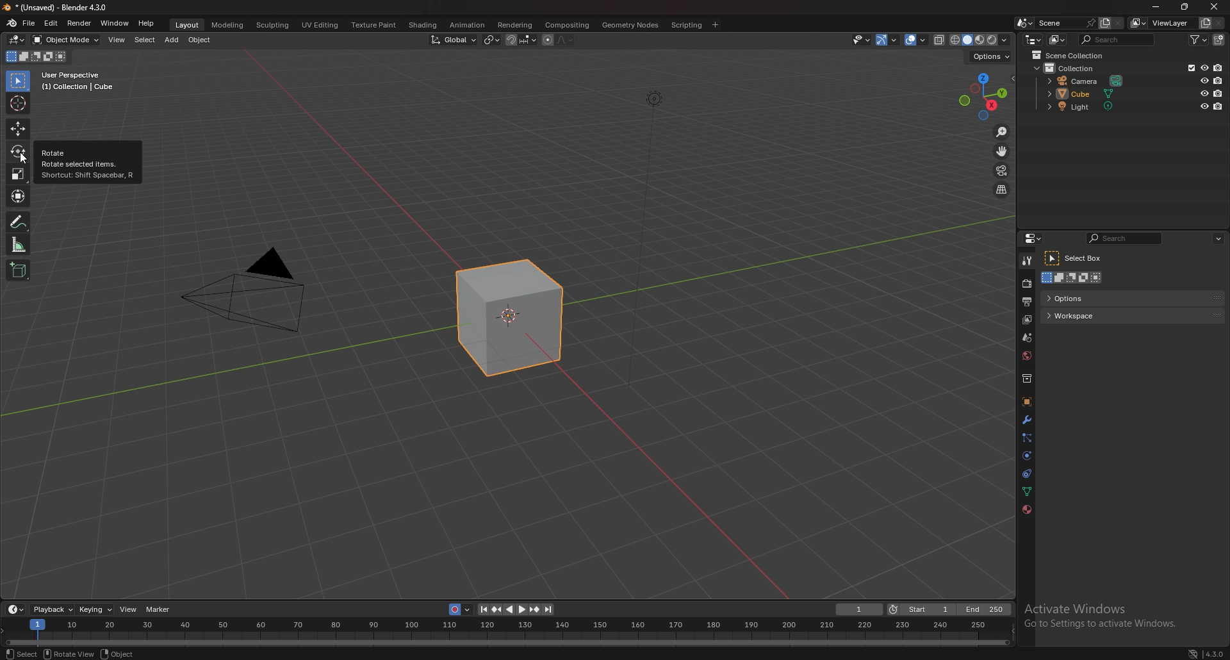 This screenshot has height=660, width=1230. I want to click on current frame, so click(859, 609).